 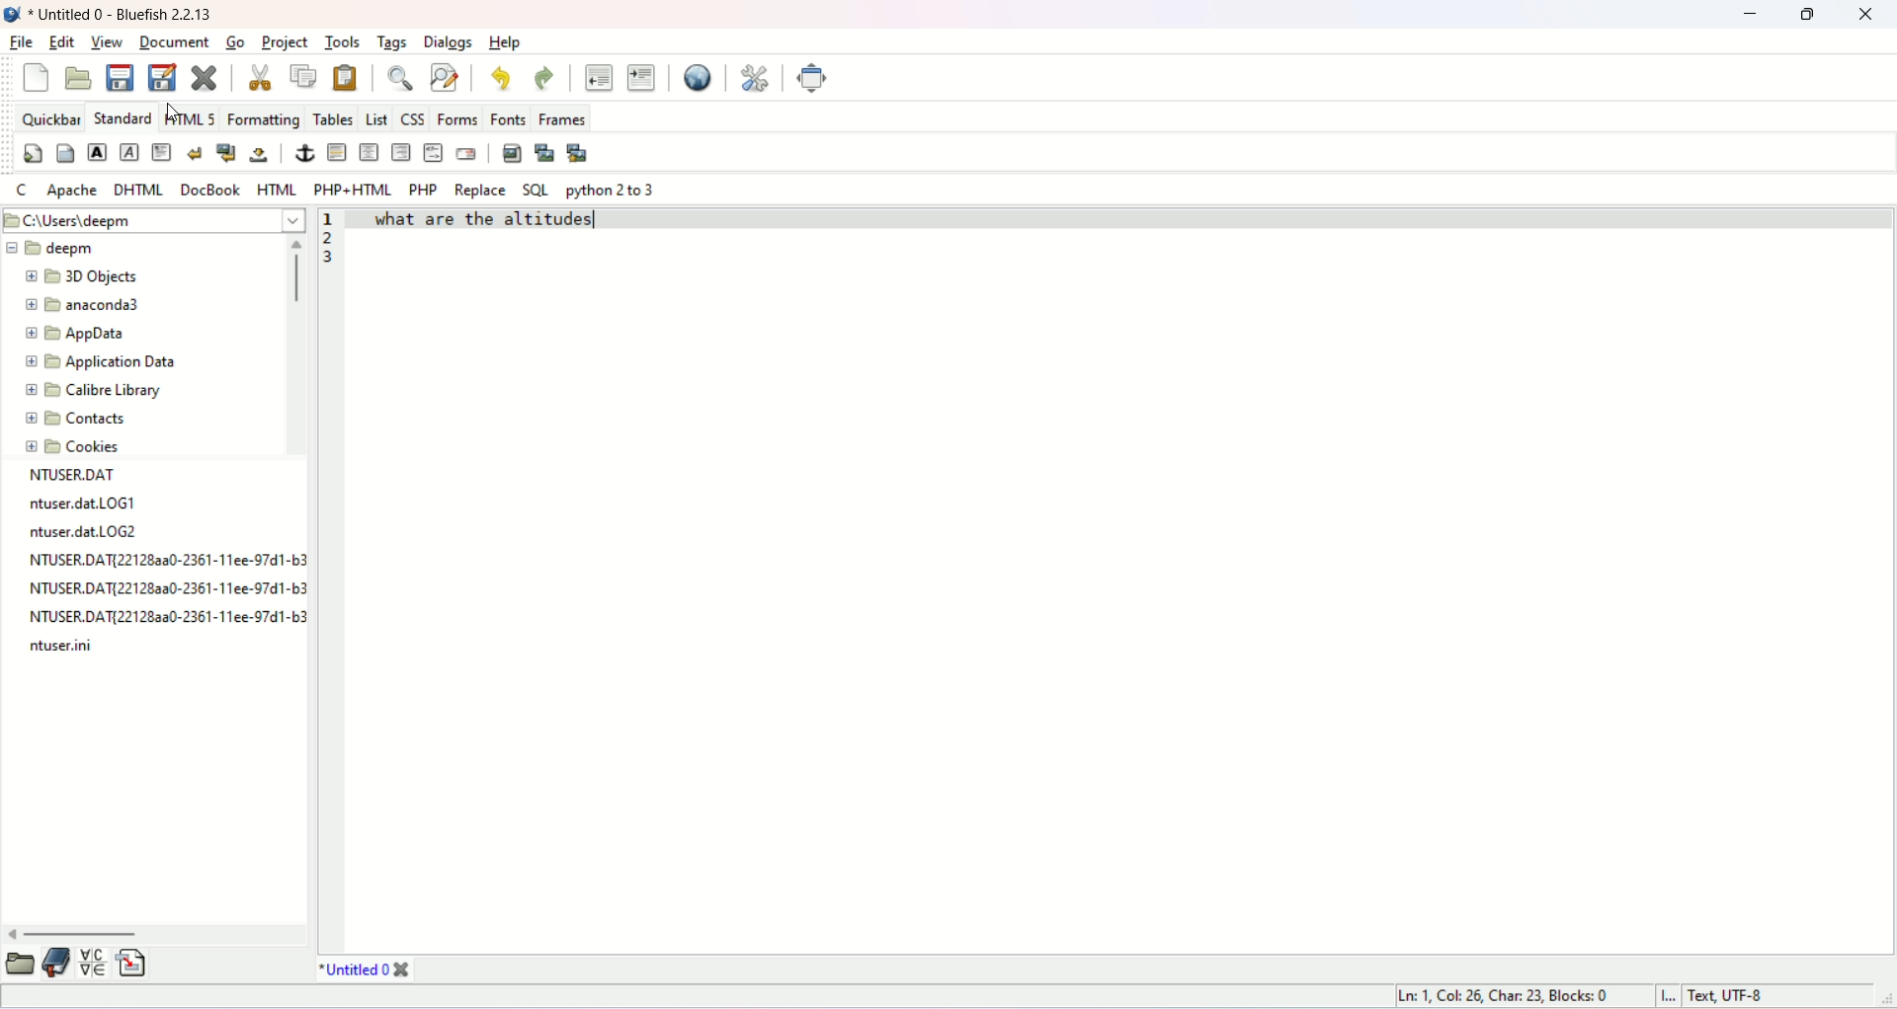 What do you see at coordinates (1505, 995) in the screenshot?
I see `ln, col, char, blocks` at bounding box center [1505, 995].